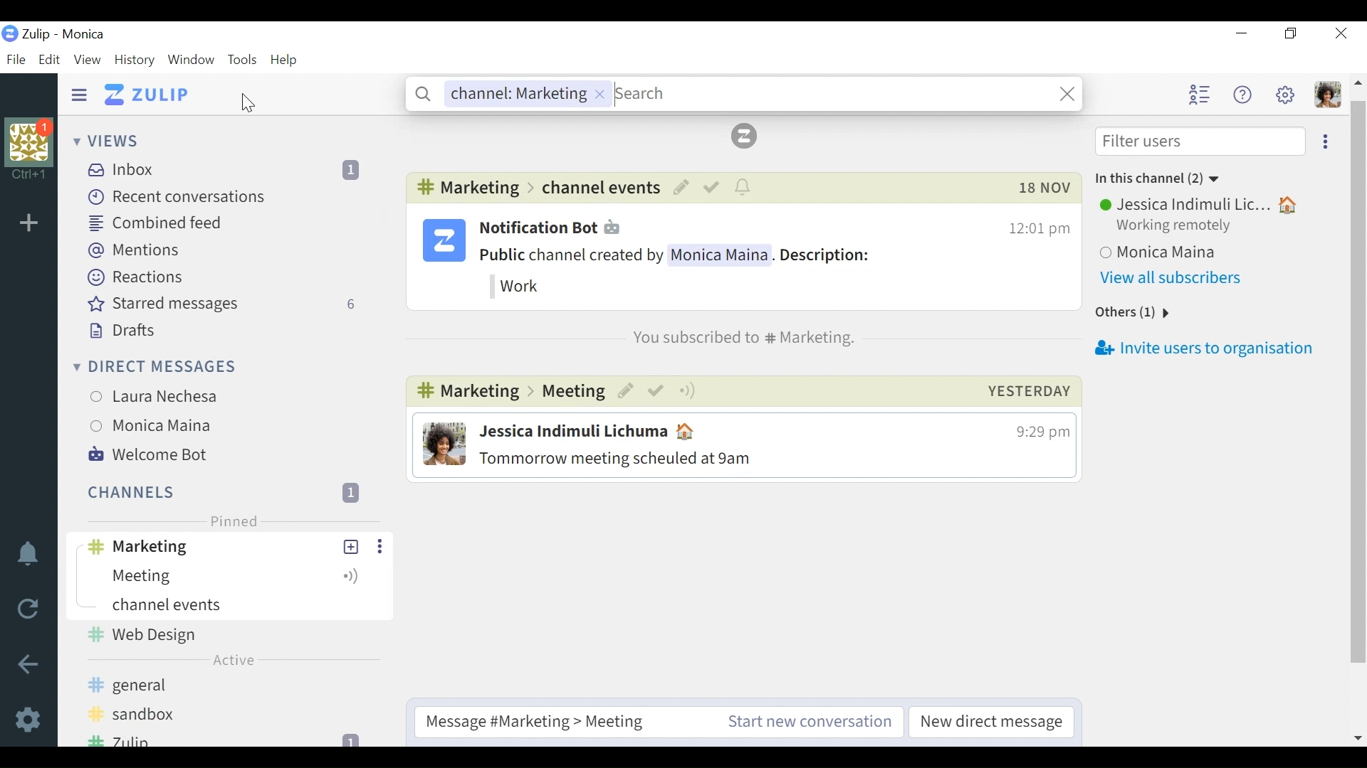 Image resolution: width=1367 pixels, height=768 pixels. I want to click on Personal menu, so click(1327, 95).